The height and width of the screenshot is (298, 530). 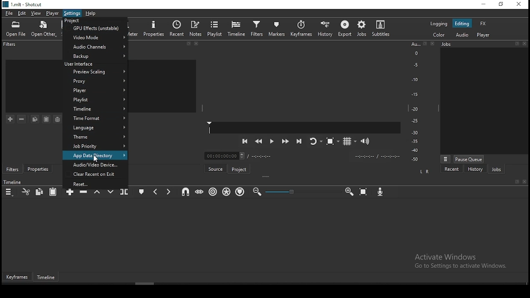 What do you see at coordinates (525, 43) in the screenshot?
I see `close` at bounding box center [525, 43].